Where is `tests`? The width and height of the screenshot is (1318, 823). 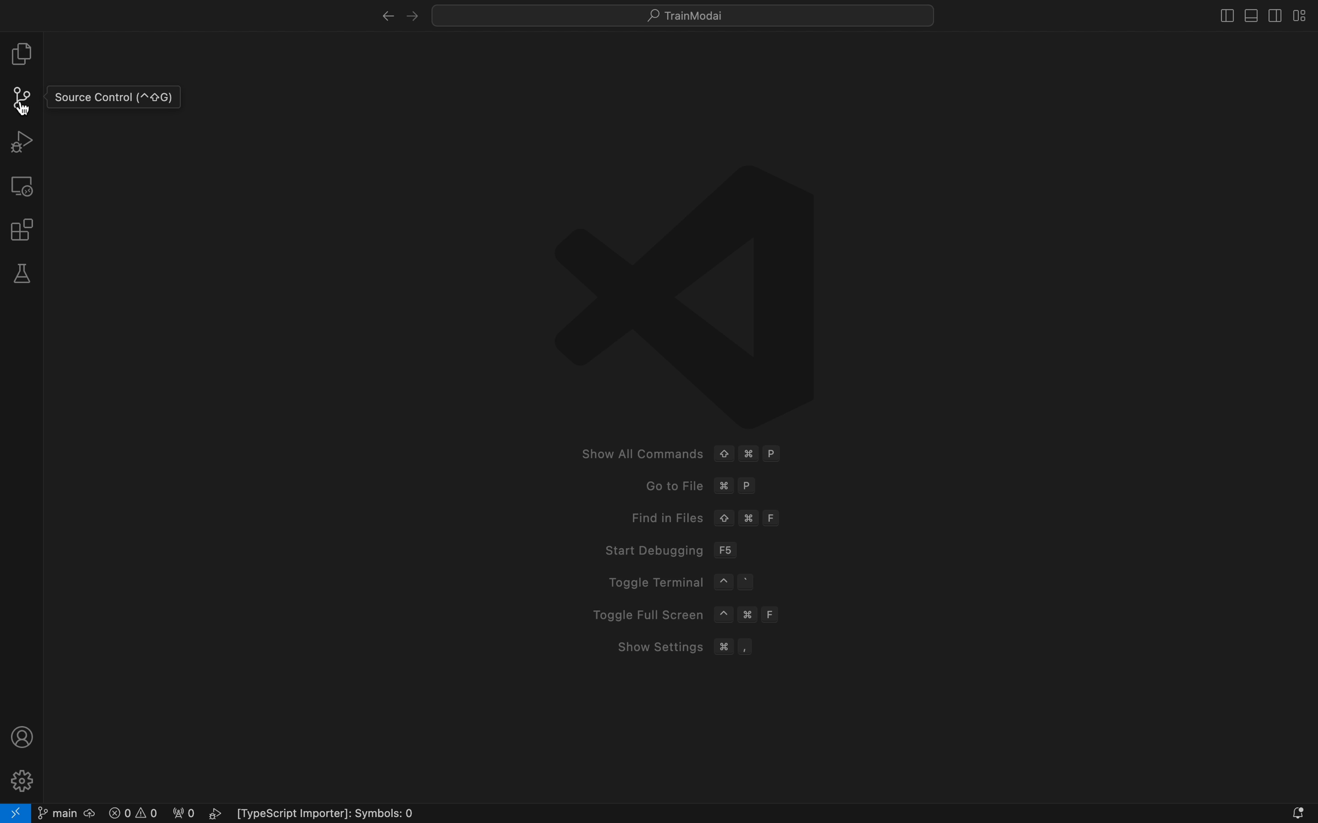
tests is located at coordinates (26, 274).